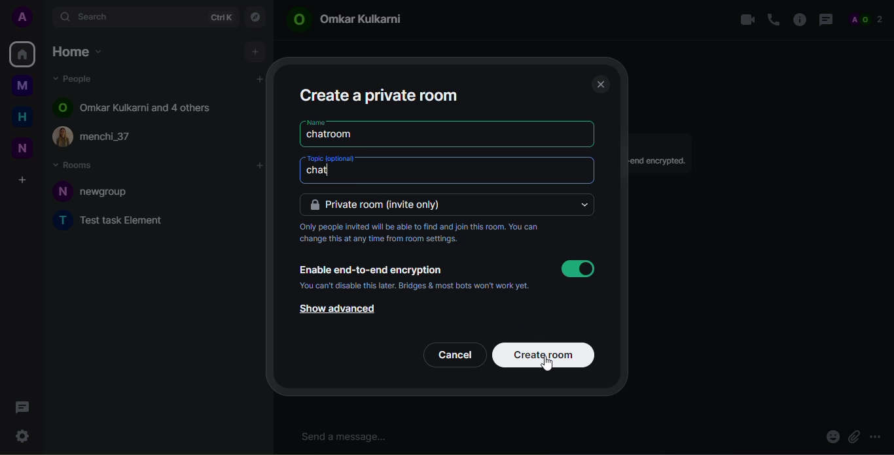 The height and width of the screenshot is (455, 894). Describe the element at coordinates (547, 366) in the screenshot. I see `cursor` at that location.